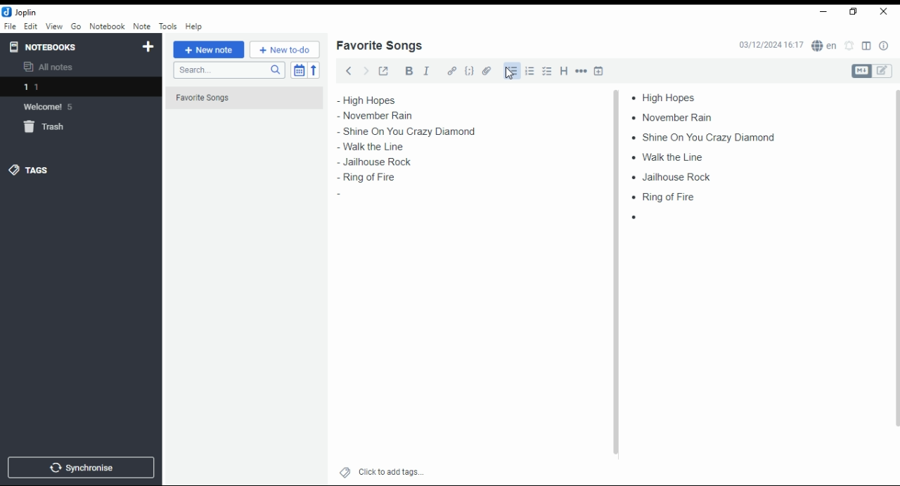  Describe the element at coordinates (21, 12) in the screenshot. I see `icon` at that location.